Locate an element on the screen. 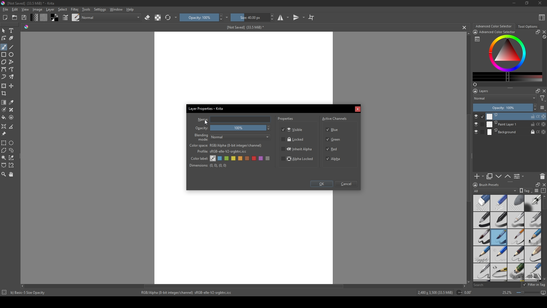 Image resolution: width=547 pixels, height=308 pixels. copy is located at coordinates (490, 177).